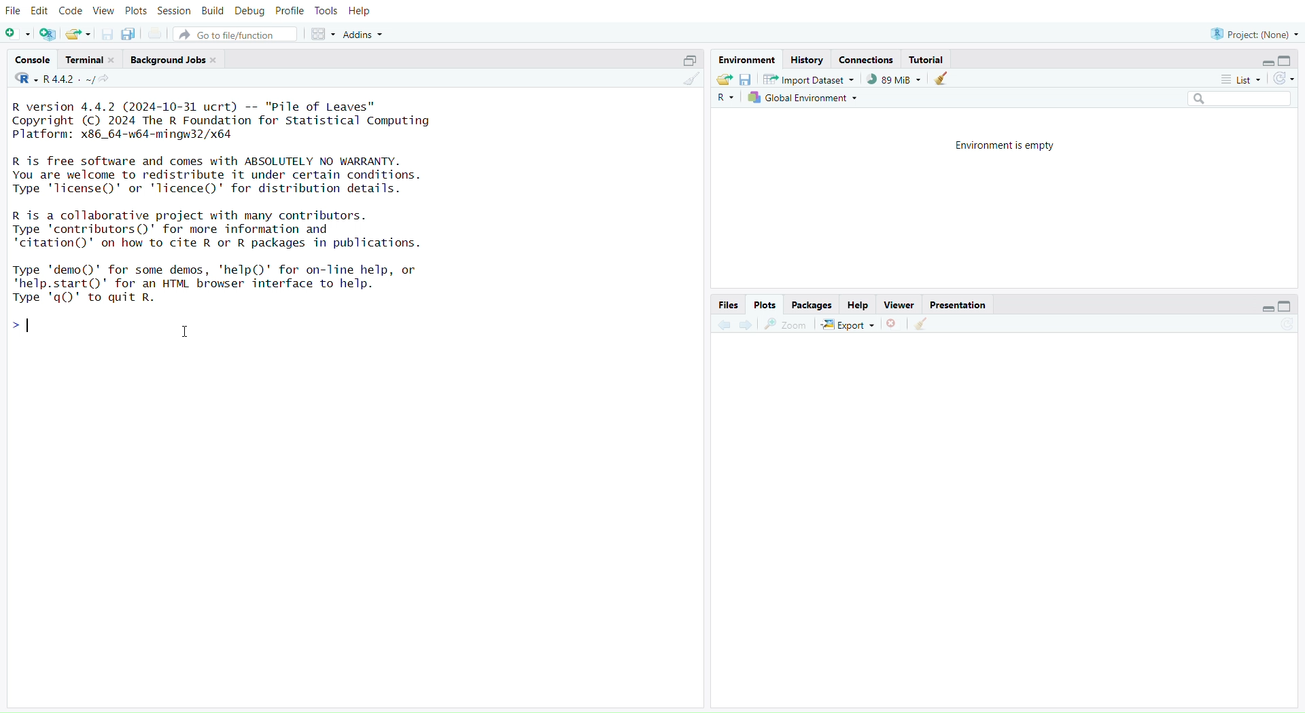  Describe the element at coordinates (20, 327) in the screenshot. I see `Prompt cursor` at that location.